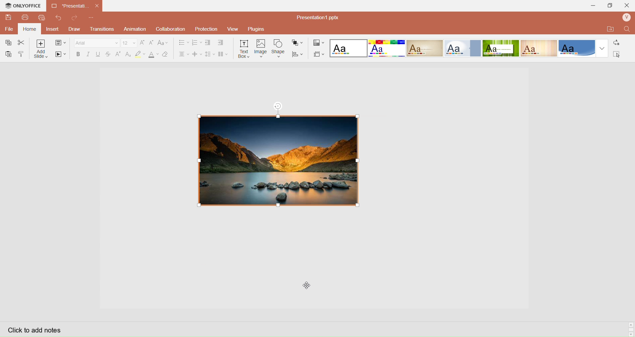 The image size is (635, 337). What do you see at coordinates (318, 42) in the screenshot?
I see `Change Color Theme` at bounding box center [318, 42].